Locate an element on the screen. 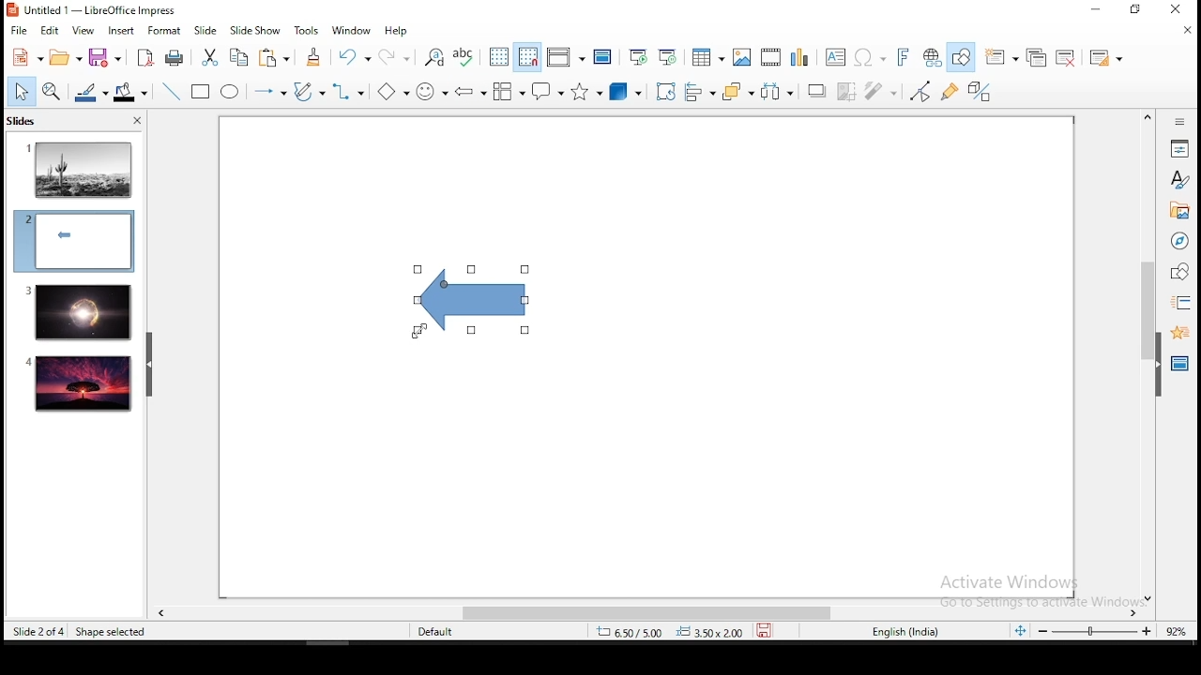 This screenshot has width=1201, height=675. styles is located at coordinates (1179, 179).